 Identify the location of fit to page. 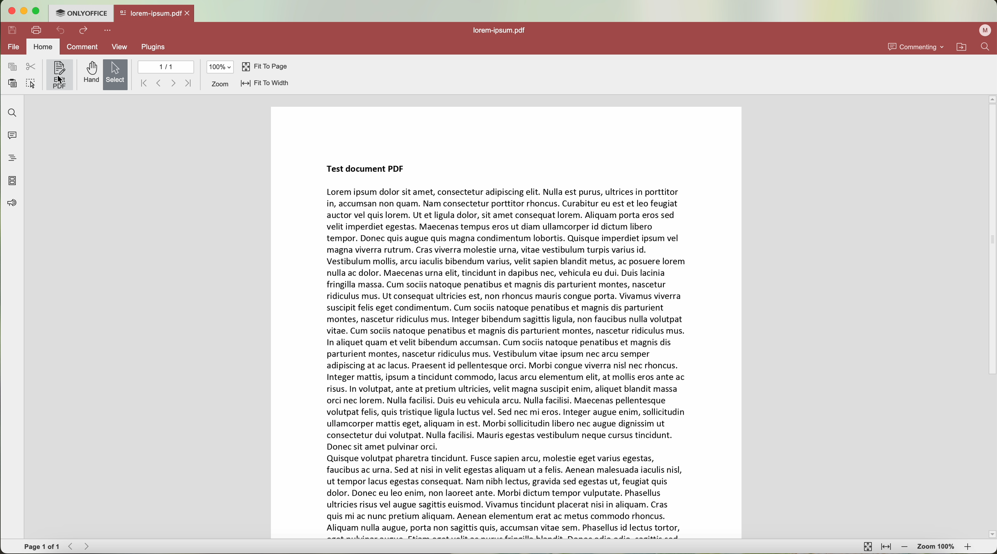
(867, 547).